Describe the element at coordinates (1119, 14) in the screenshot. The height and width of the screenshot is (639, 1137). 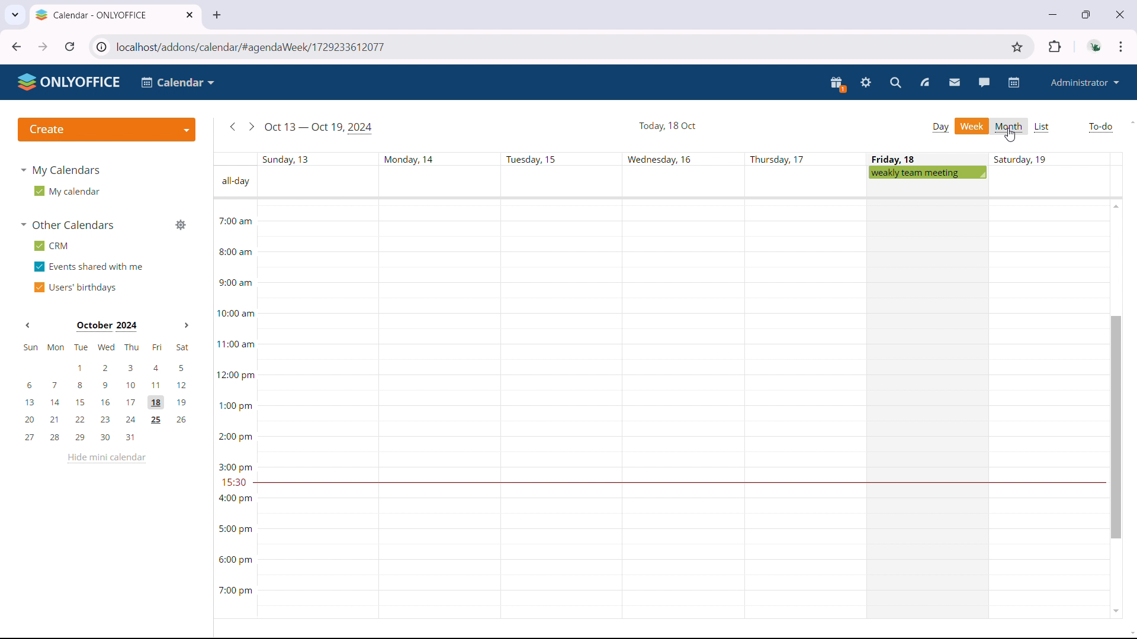
I see `close` at that location.